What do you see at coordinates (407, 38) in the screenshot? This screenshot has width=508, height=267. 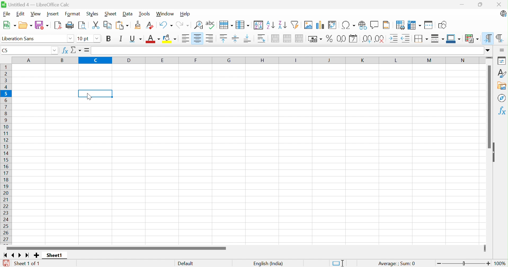 I see `Decrease Indent` at bounding box center [407, 38].